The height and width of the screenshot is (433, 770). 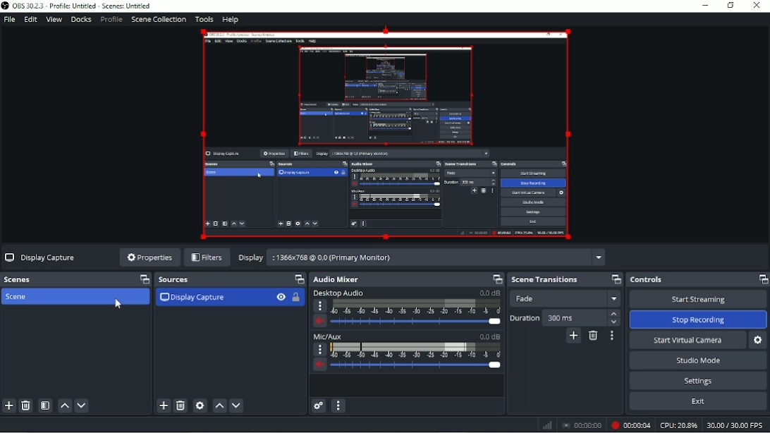 What do you see at coordinates (697, 319) in the screenshot?
I see `Stop Recording` at bounding box center [697, 319].